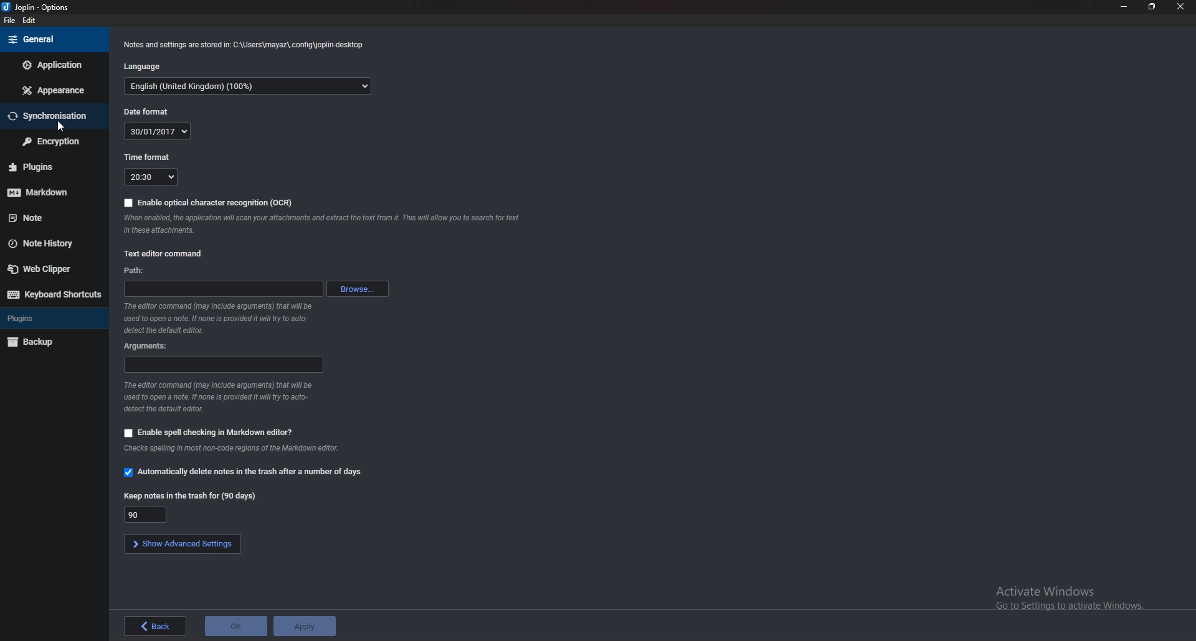 The image size is (1196, 641). Describe the element at coordinates (52, 64) in the screenshot. I see `application` at that location.